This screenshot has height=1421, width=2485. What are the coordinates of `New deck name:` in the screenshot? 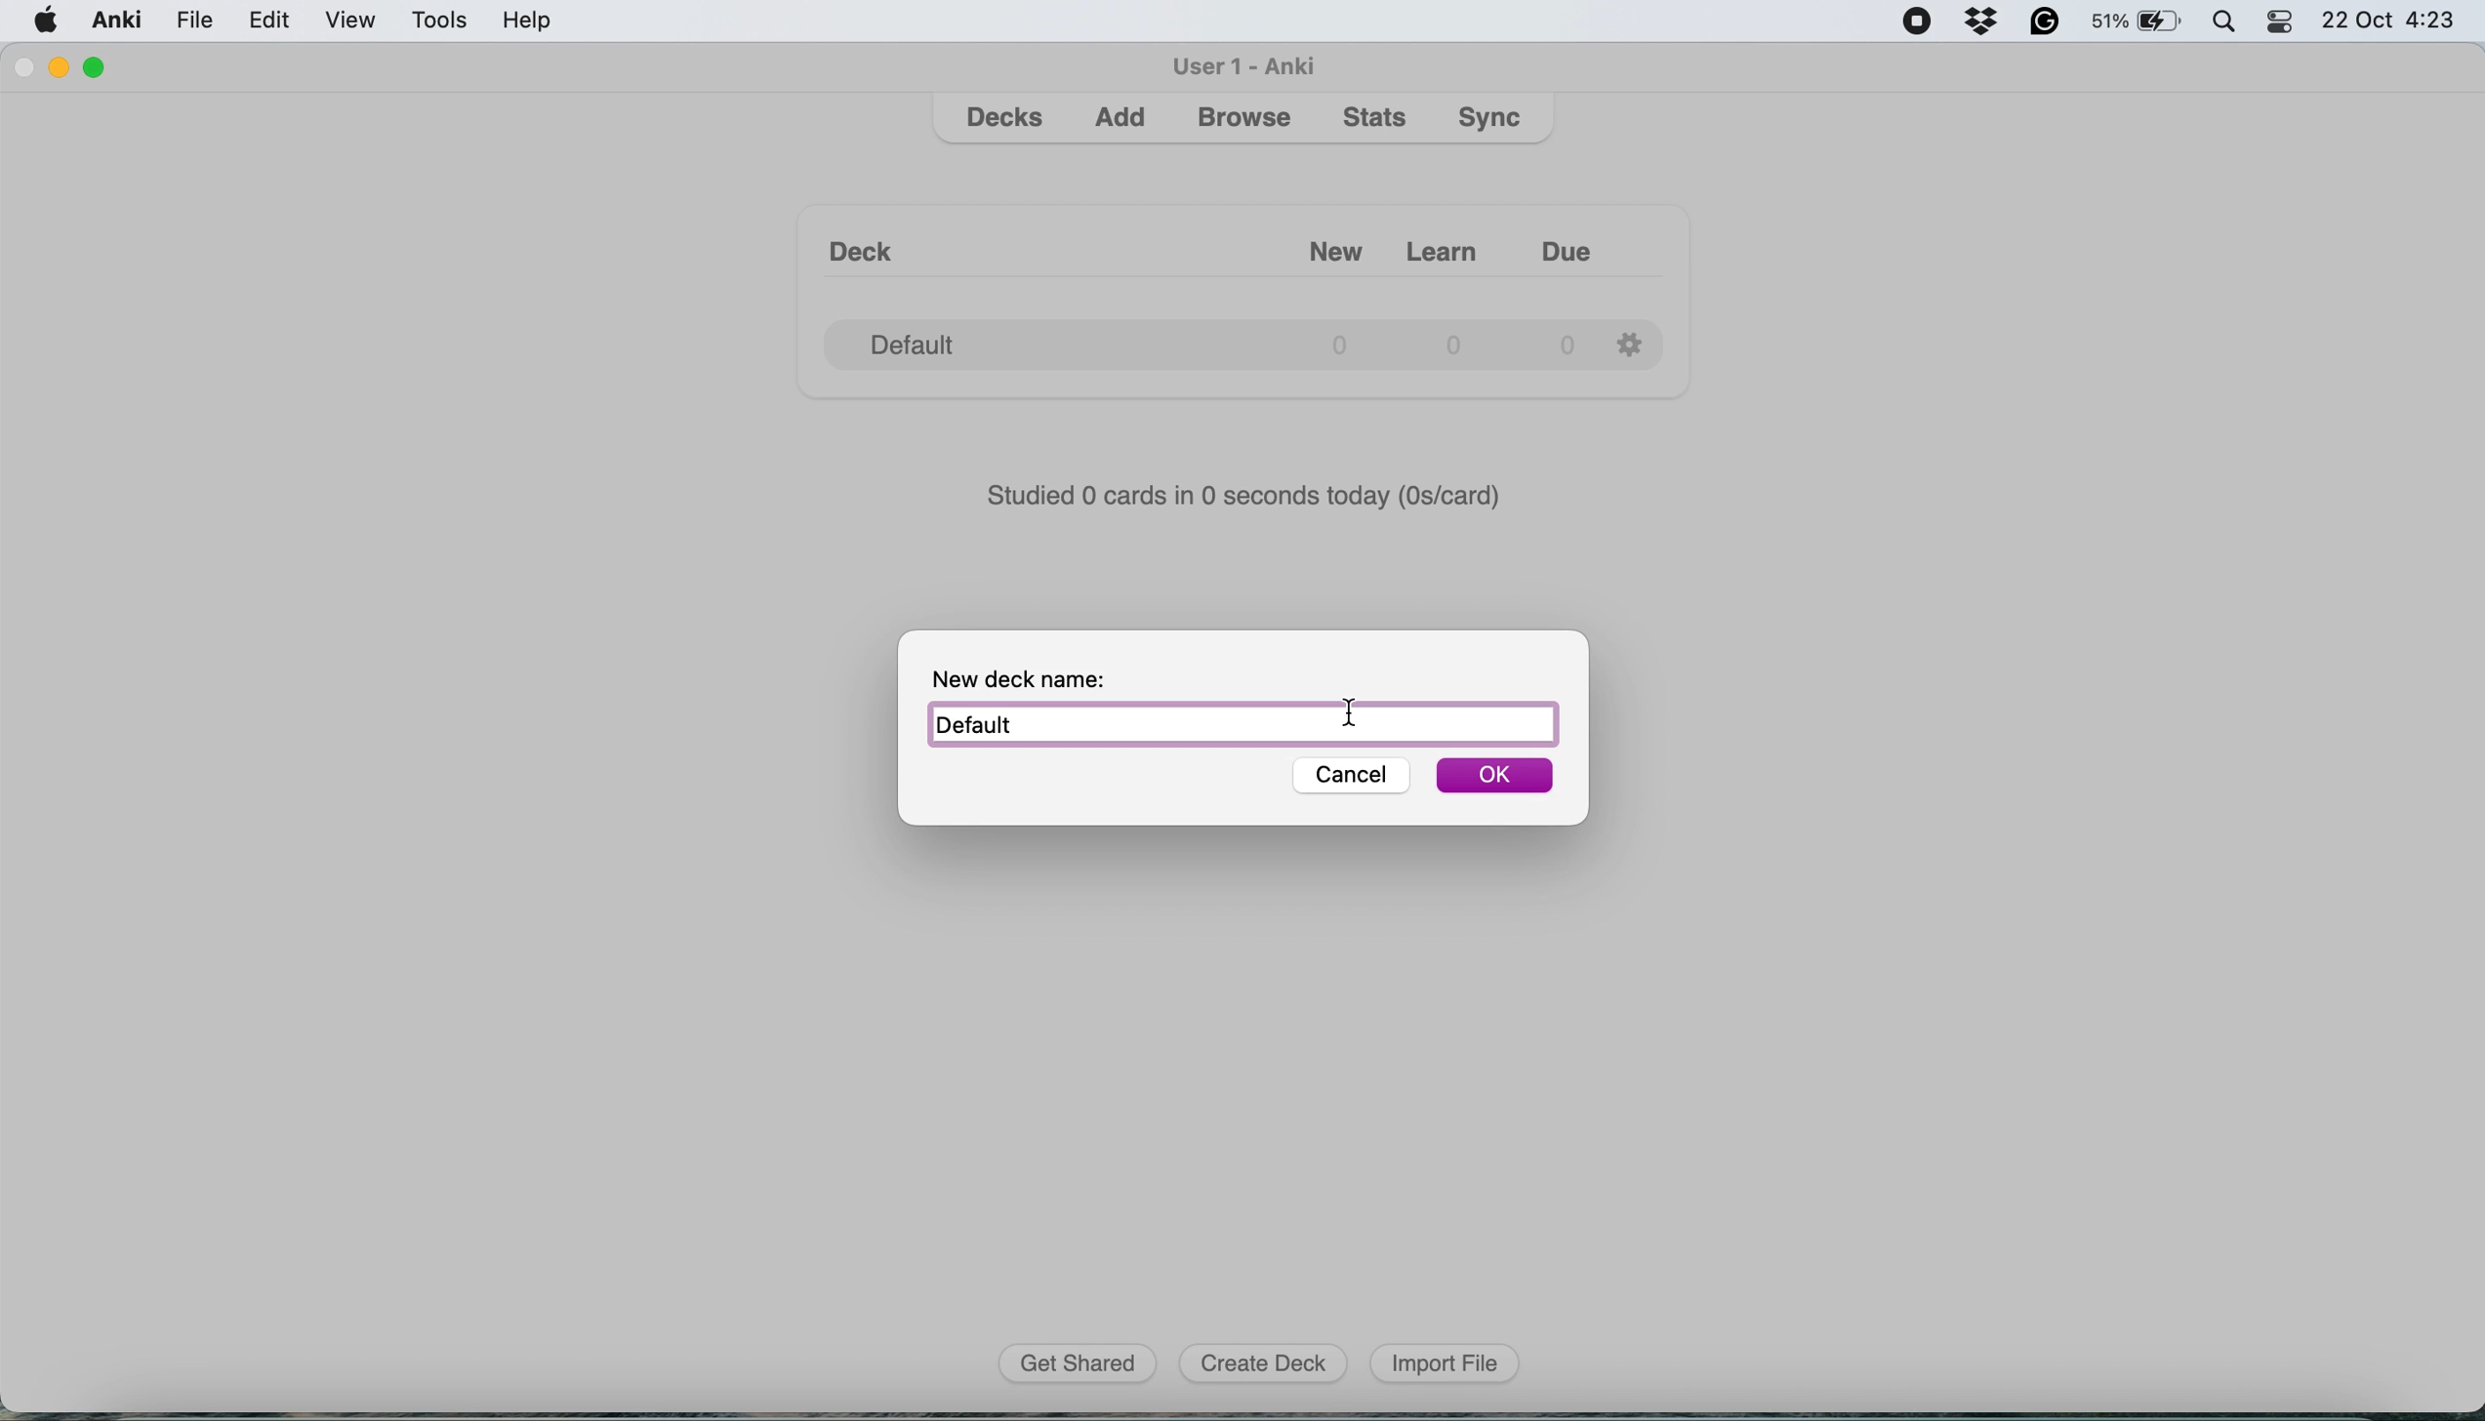 It's located at (1039, 675).